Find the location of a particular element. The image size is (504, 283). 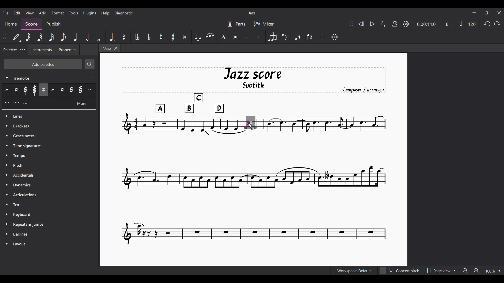

Diagnostic is located at coordinates (124, 13).